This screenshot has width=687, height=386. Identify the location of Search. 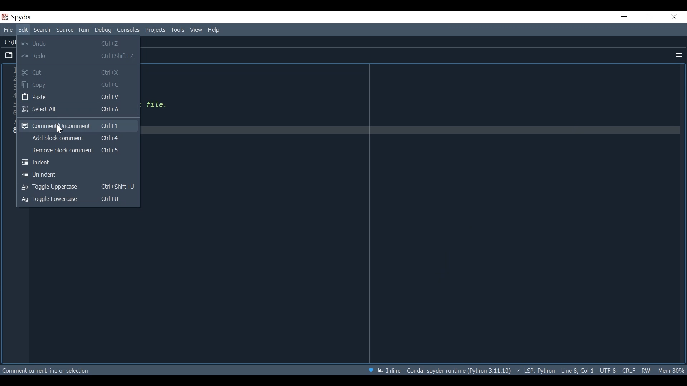
(43, 30).